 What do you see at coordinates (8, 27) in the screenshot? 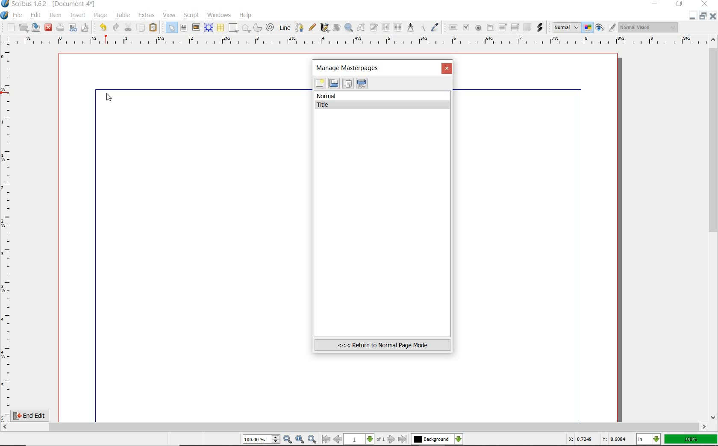
I see `new` at bounding box center [8, 27].